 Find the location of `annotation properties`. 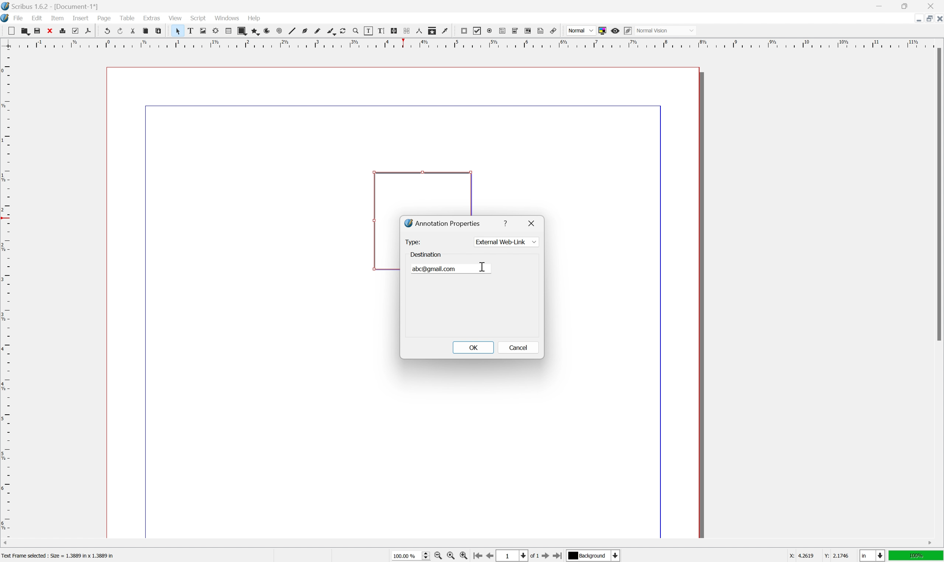

annotation properties is located at coordinates (442, 223).